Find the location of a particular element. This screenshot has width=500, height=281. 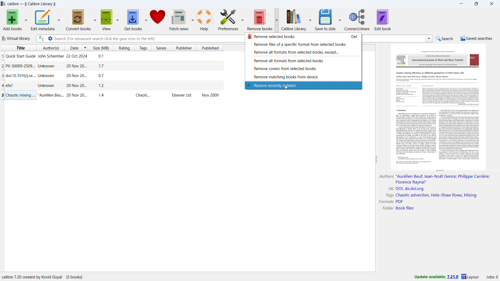

get books is located at coordinates (133, 20).